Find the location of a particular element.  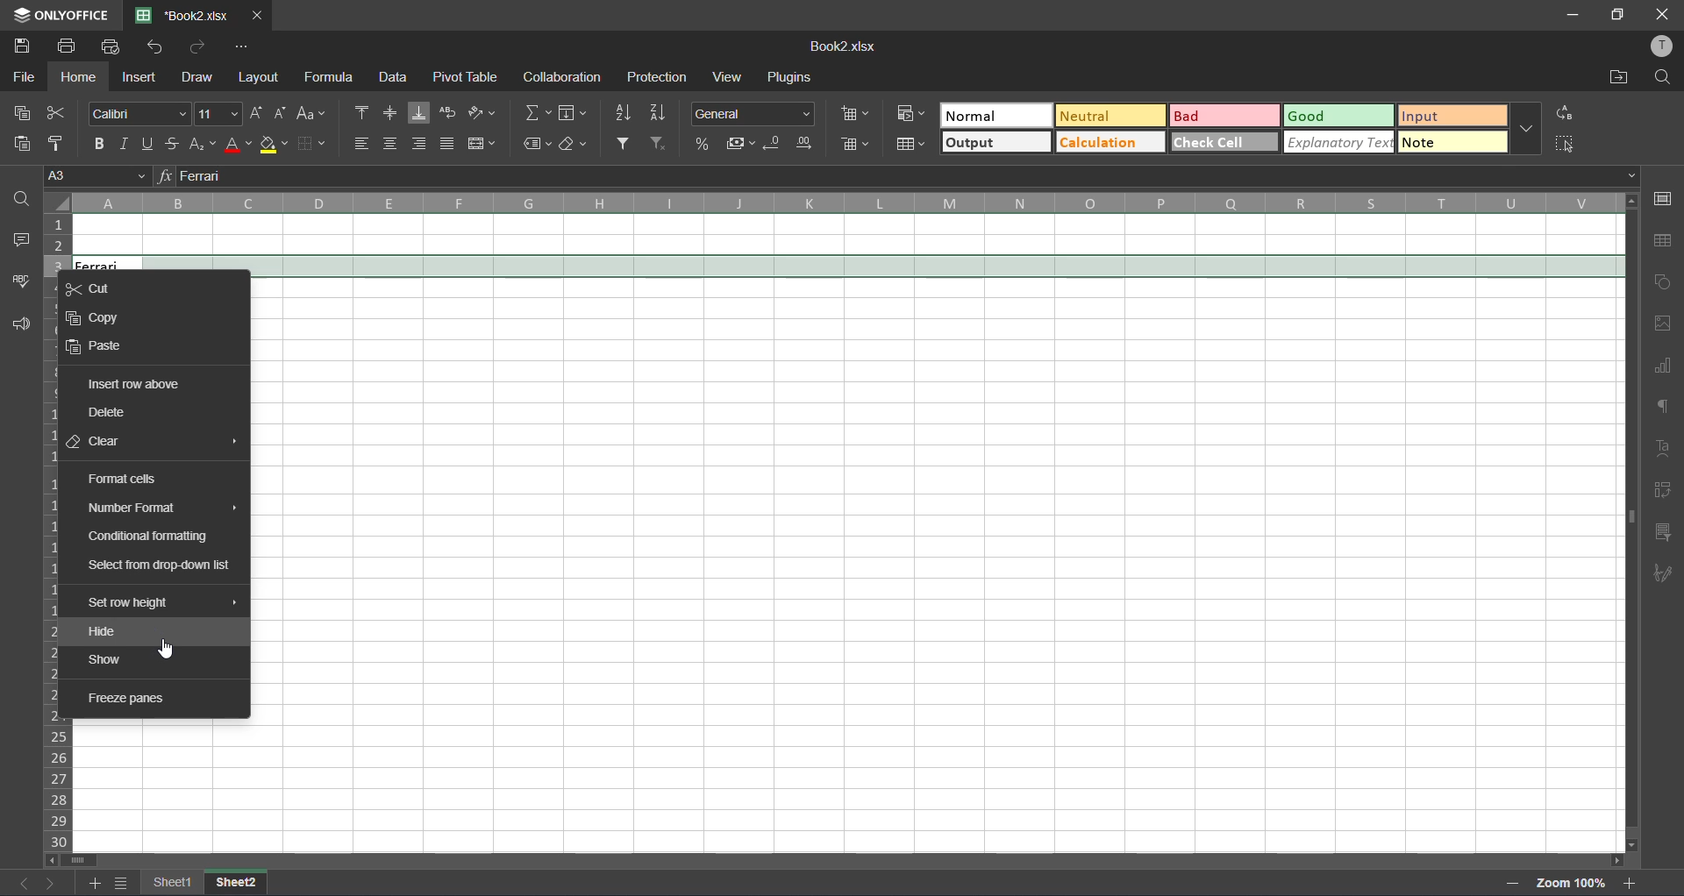

profile is located at coordinates (1663, 47).